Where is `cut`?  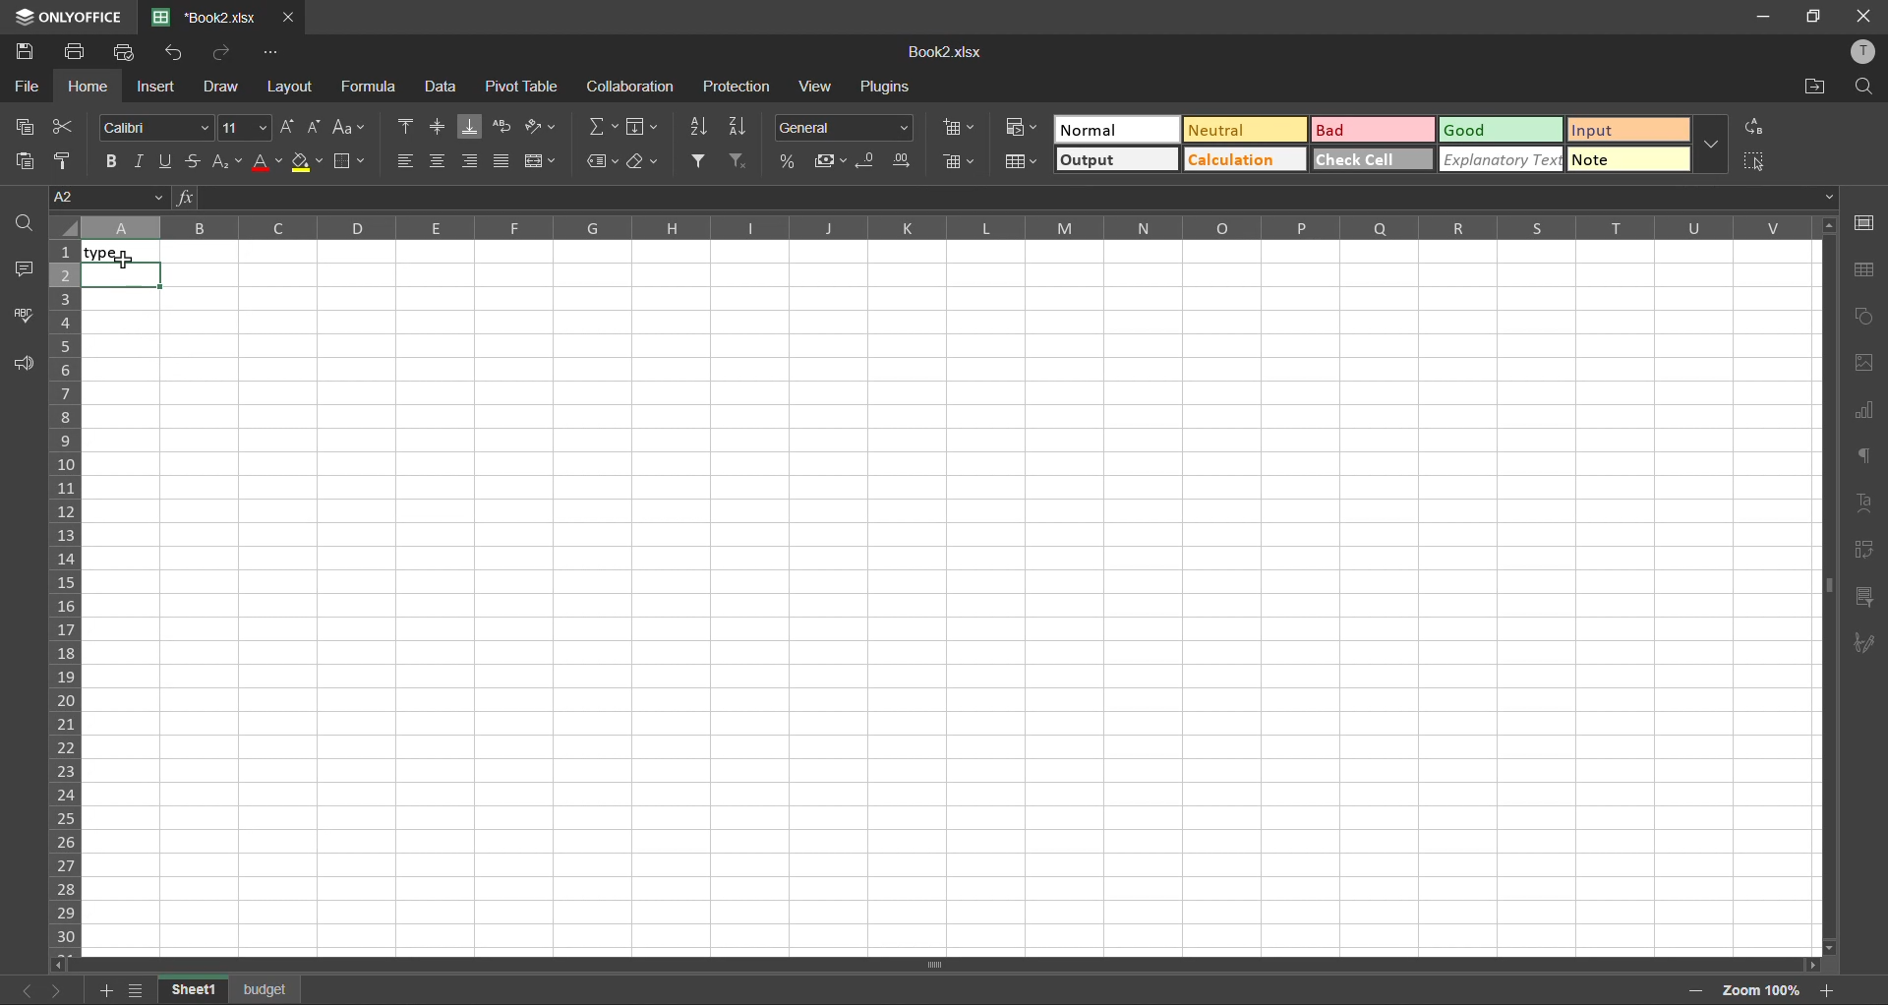
cut is located at coordinates (64, 127).